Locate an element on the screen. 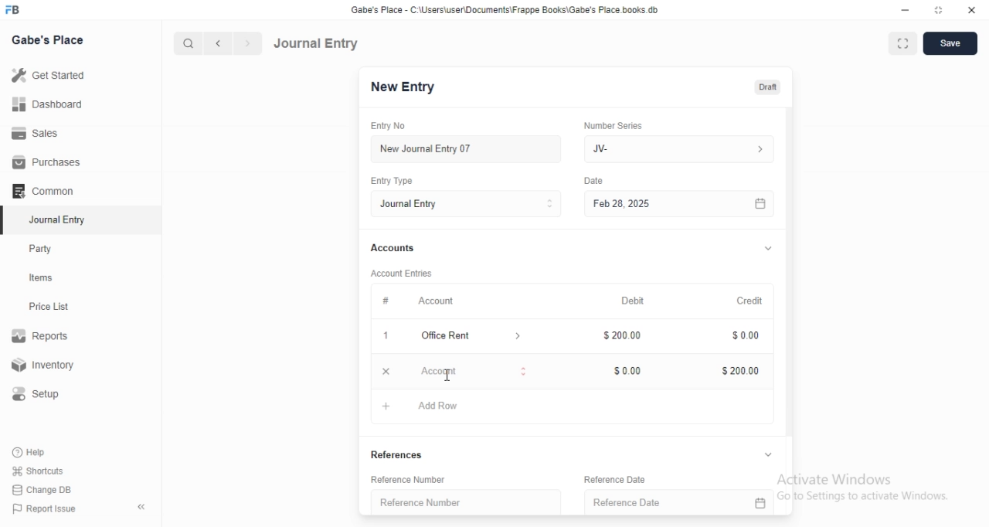 The image size is (989, 527). Purchases is located at coordinates (47, 162).